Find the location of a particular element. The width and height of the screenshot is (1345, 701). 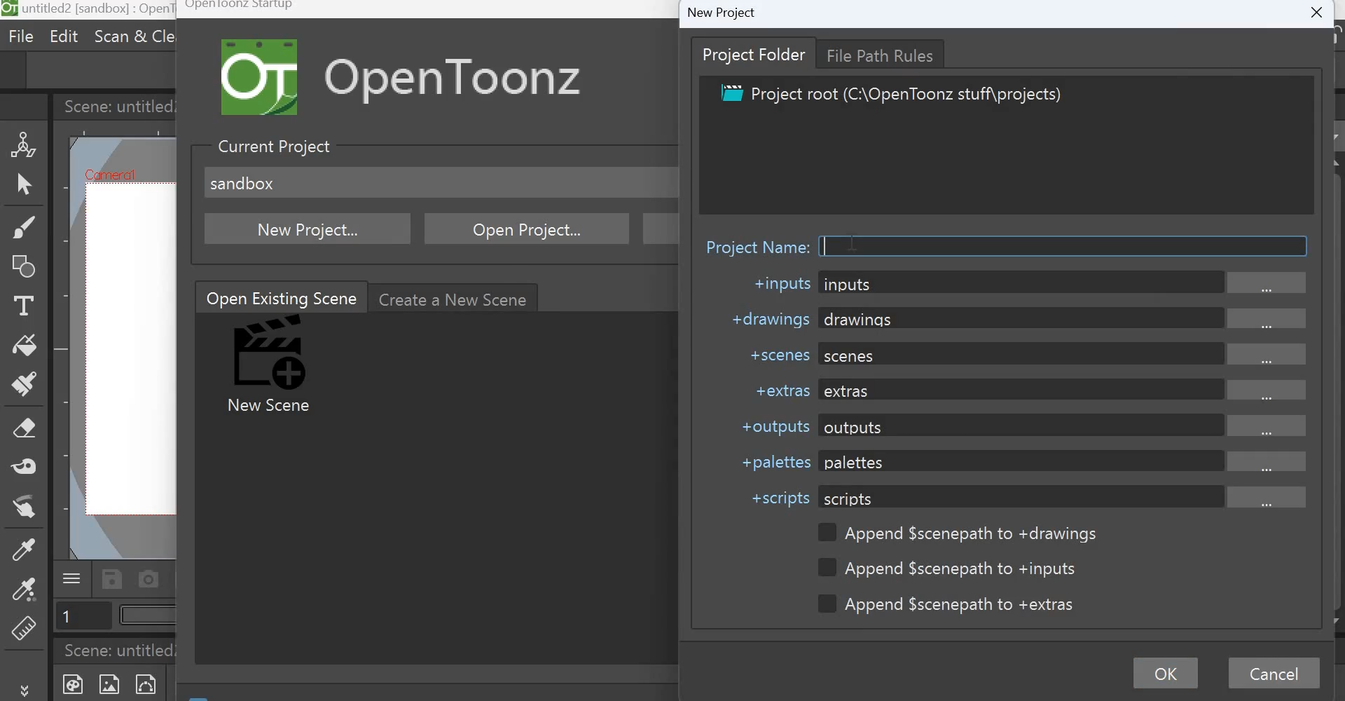

+scripts is located at coordinates (780, 498).